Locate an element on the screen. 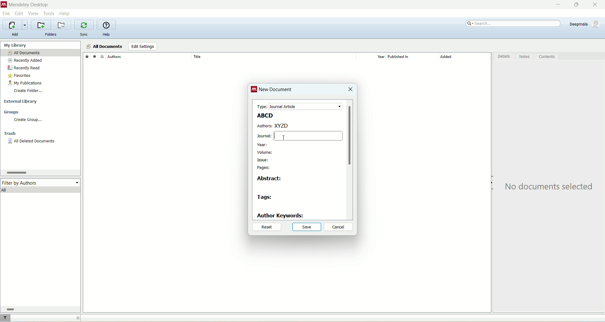 The height and width of the screenshot is (322, 605). tags is located at coordinates (265, 198).